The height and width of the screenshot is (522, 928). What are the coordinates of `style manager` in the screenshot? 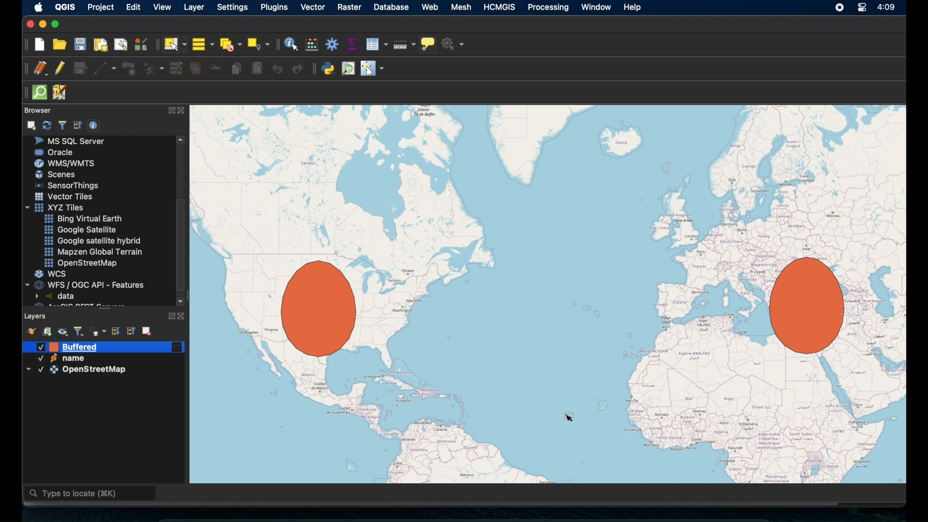 It's located at (140, 44).